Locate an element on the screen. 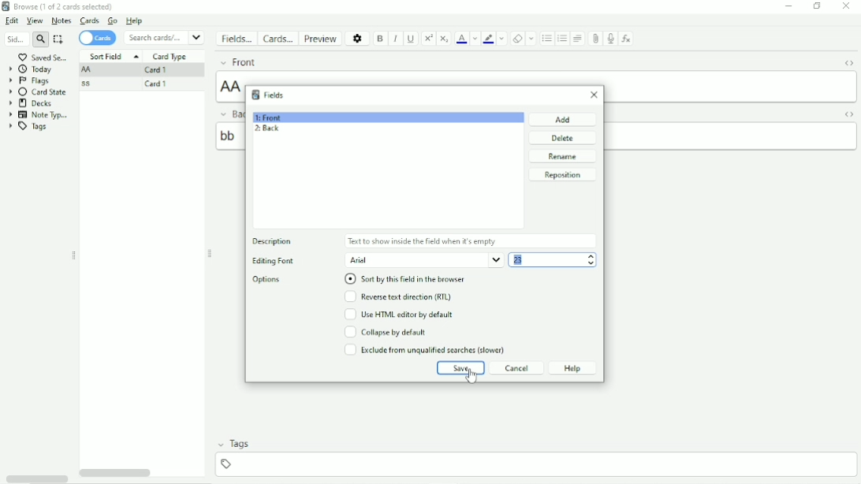 Image resolution: width=861 pixels, height=484 pixels. Back is located at coordinates (229, 114).